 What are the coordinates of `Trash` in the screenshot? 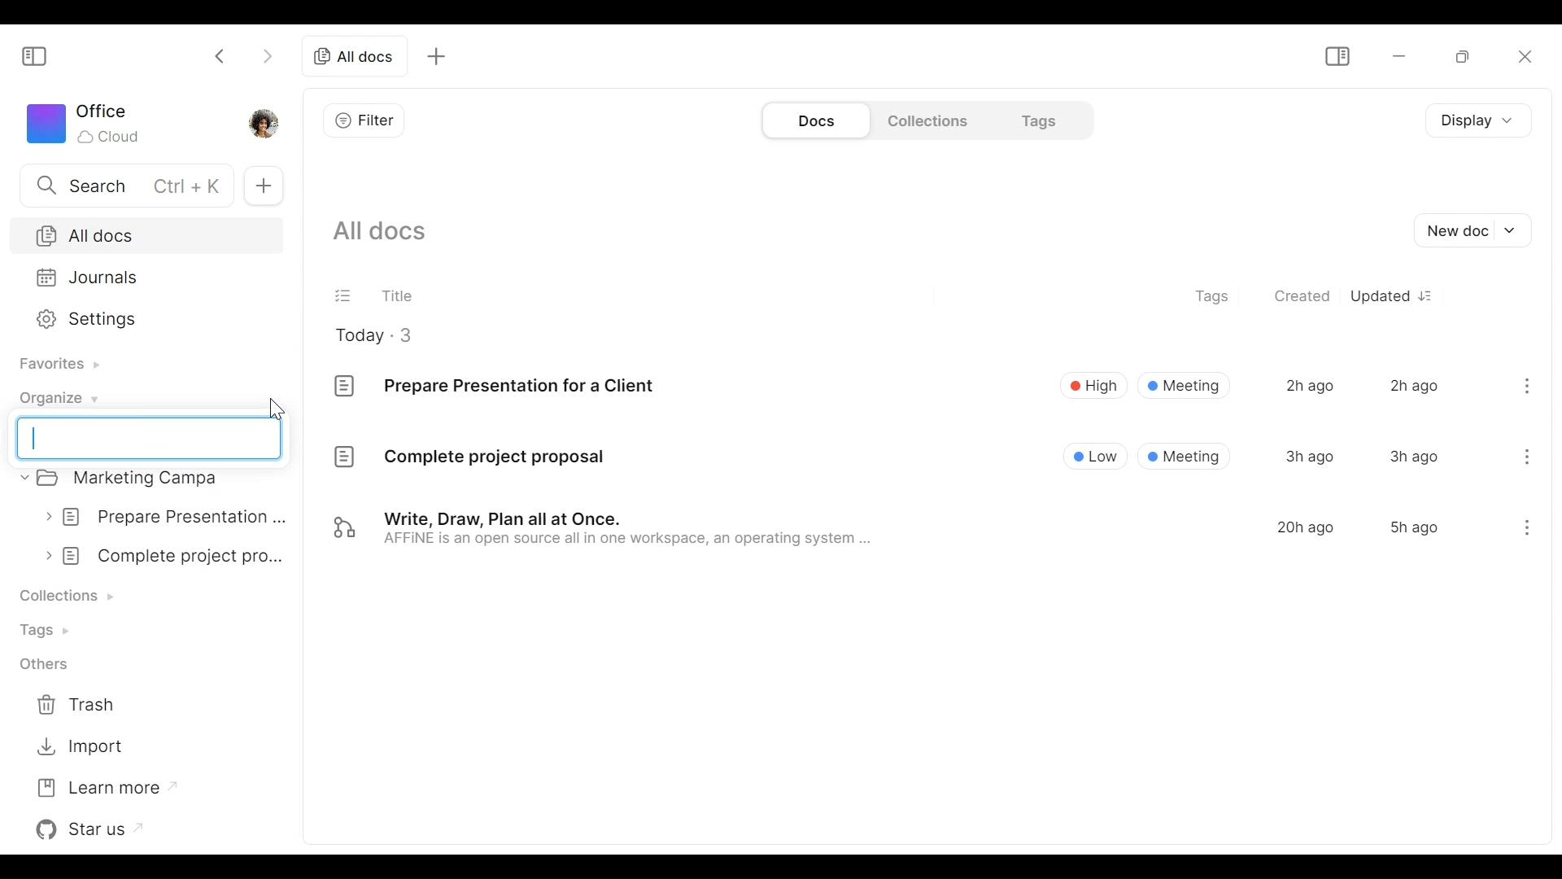 It's located at (89, 702).